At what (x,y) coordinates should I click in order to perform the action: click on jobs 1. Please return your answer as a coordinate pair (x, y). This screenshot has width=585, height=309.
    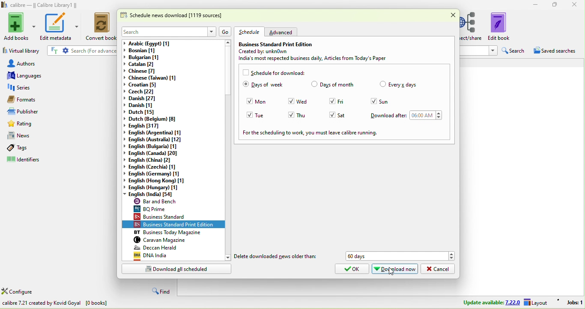
    Looking at the image, I should click on (570, 302).